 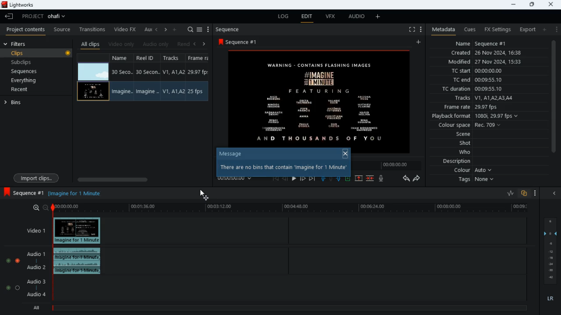 What do you see at coordinates (507, 193) in the screenshot?
I see `rate` at bounding box center [507, 193].